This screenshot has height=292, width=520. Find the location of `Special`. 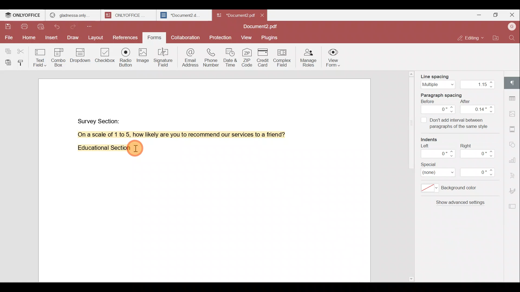

Special is located at coordinates (461, 170).